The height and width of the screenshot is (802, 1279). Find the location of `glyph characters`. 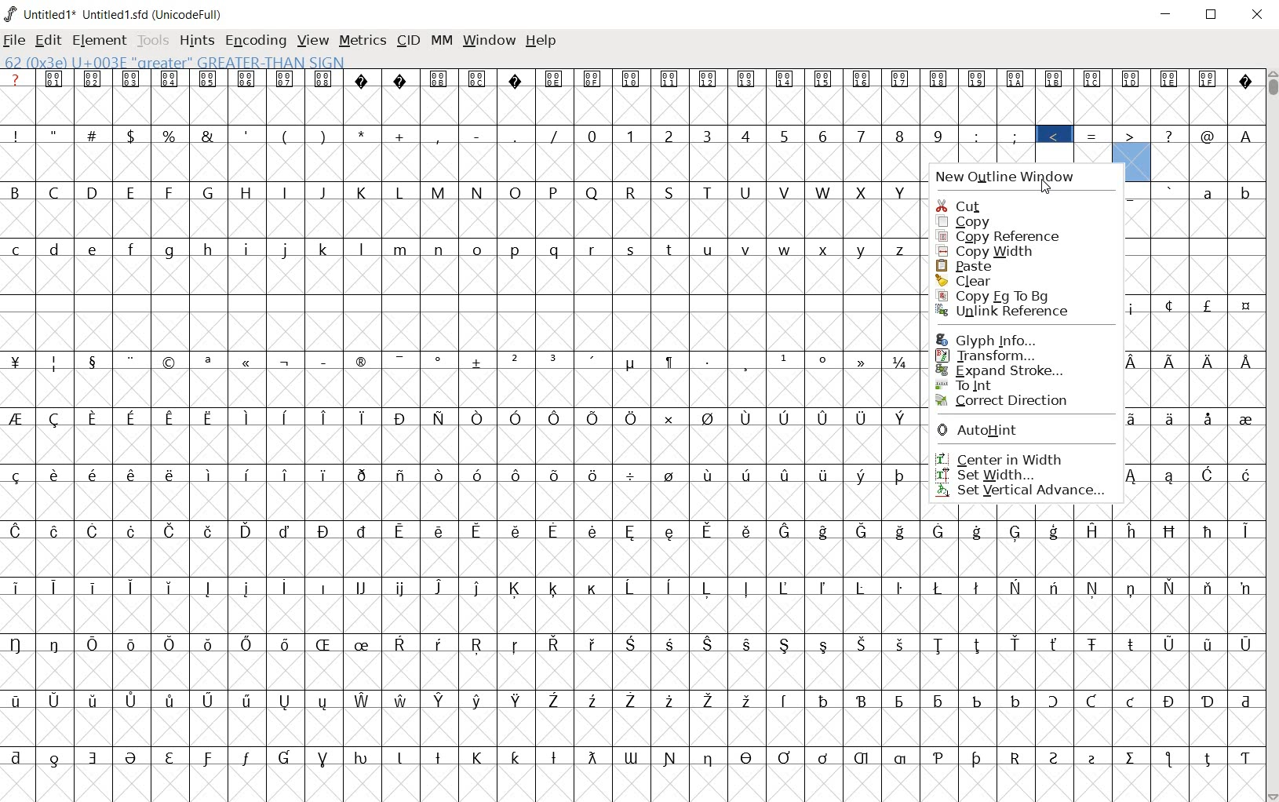

glyph characters is located at coordinates (1090, 654).